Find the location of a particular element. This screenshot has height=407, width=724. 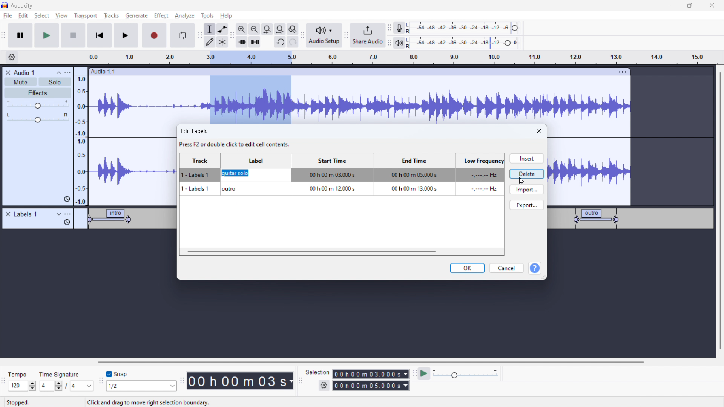

edit toolbar is located at coordinates (232, 36).